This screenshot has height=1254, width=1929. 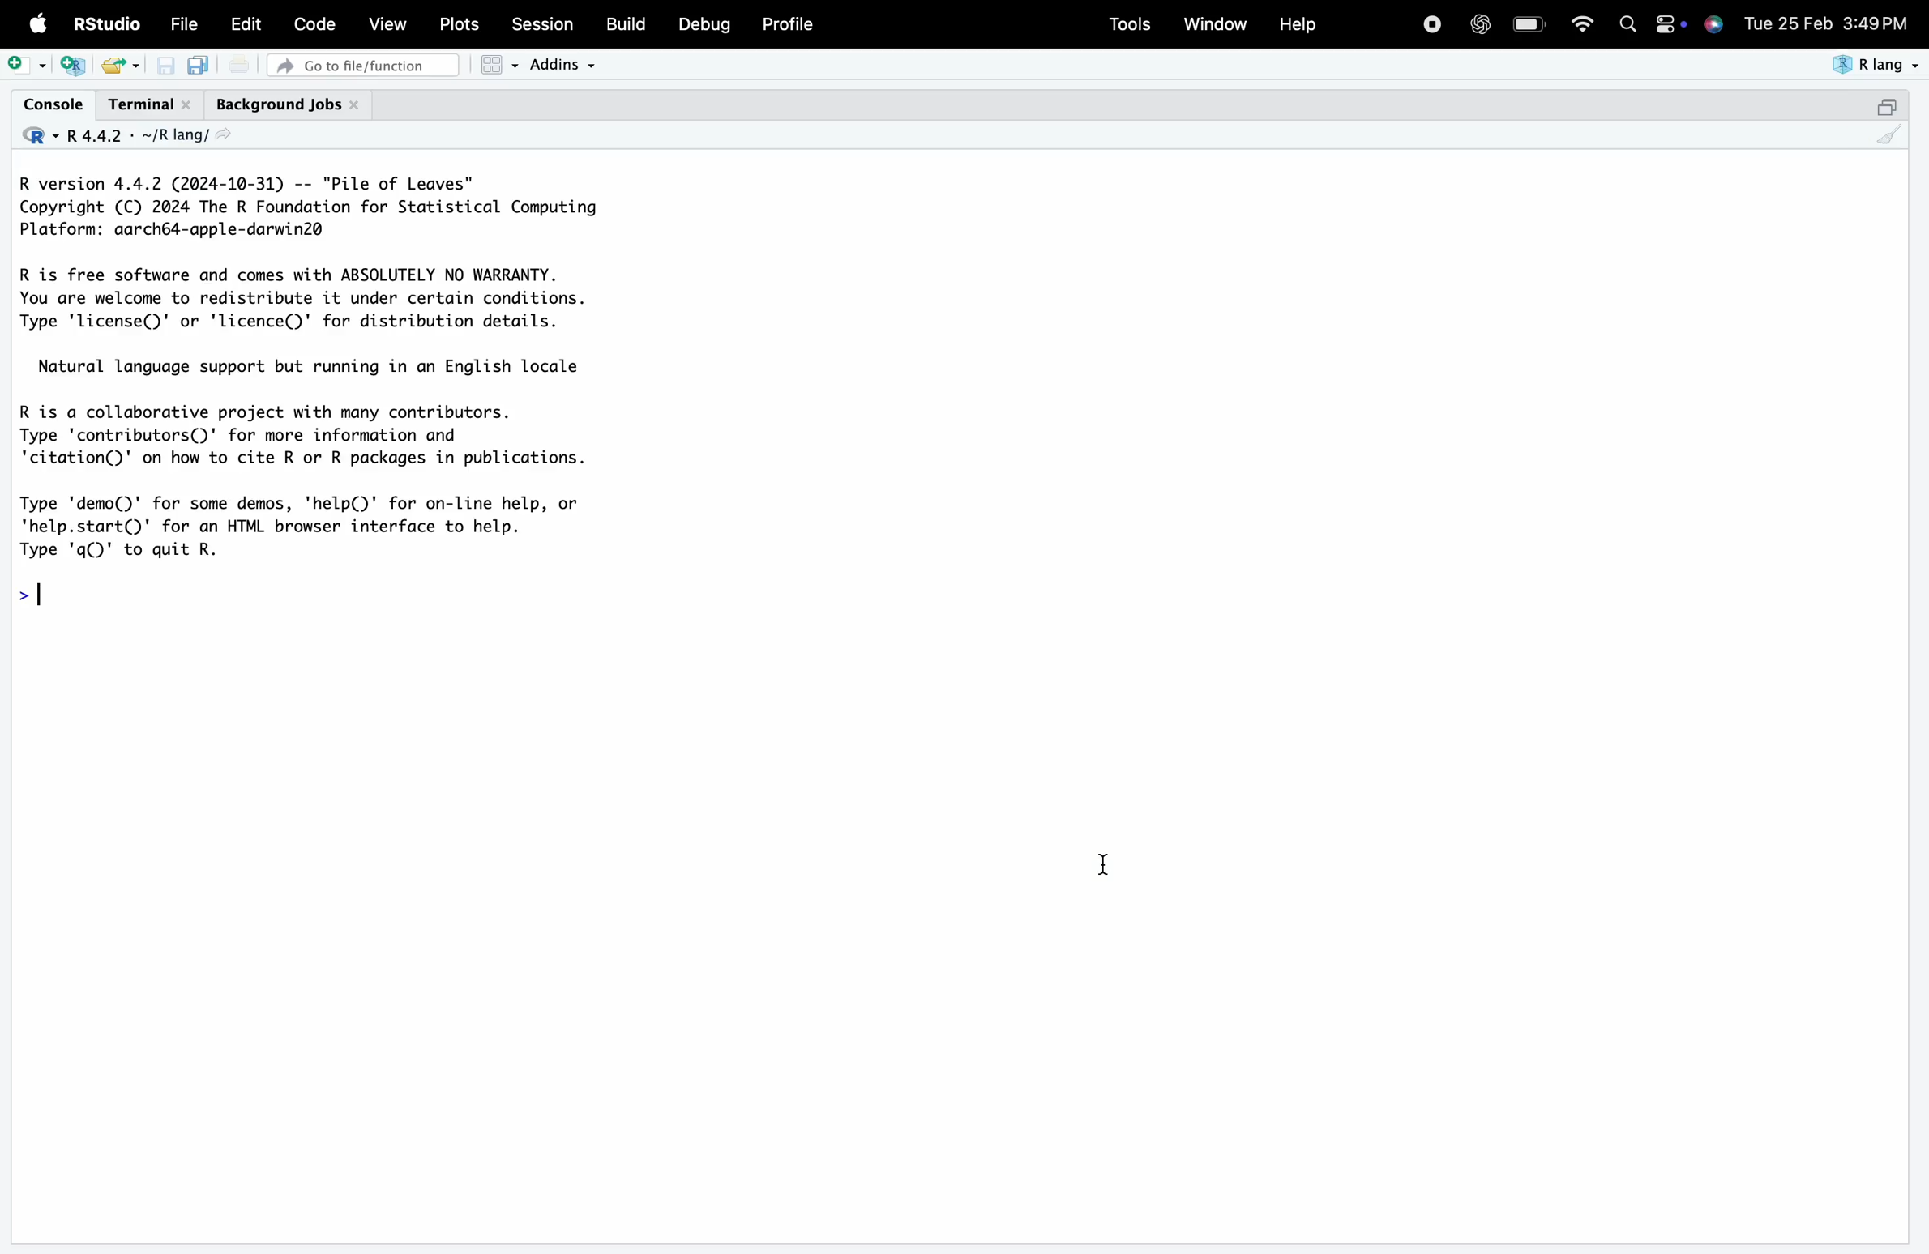 What do you see at coordinates (165, 66) in the screenshot?
I see `Save current document` at bounding box center [165, 66].